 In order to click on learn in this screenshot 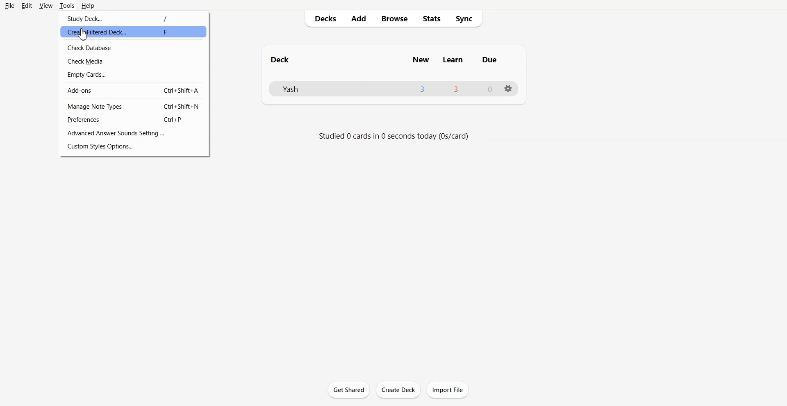, I will do `click(453, 60)`.